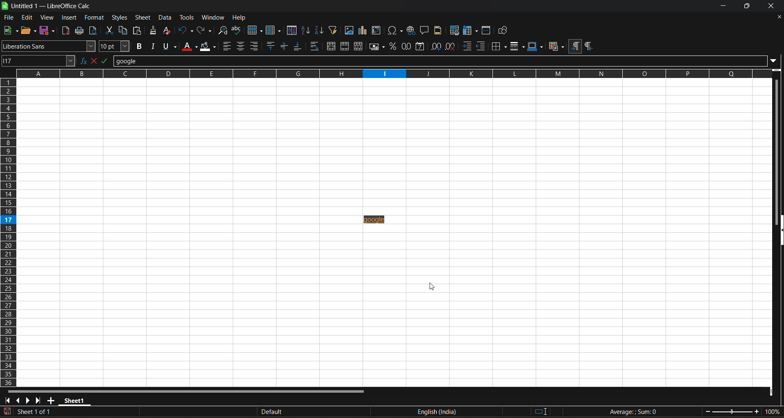  What do you see at coordinates (255, 29) in the screenshot?
I see `row` at bounding box center [255, 29].